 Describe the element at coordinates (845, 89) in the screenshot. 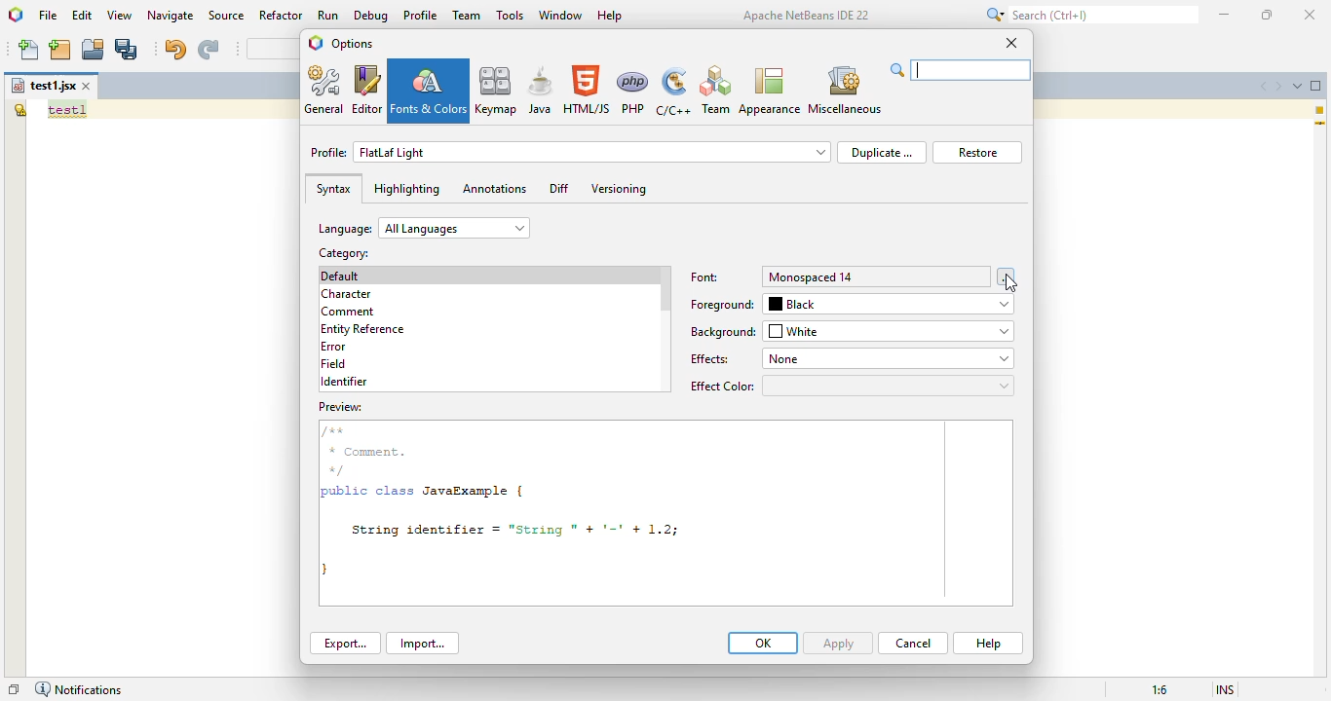

I see `miscellaneous` at that location.